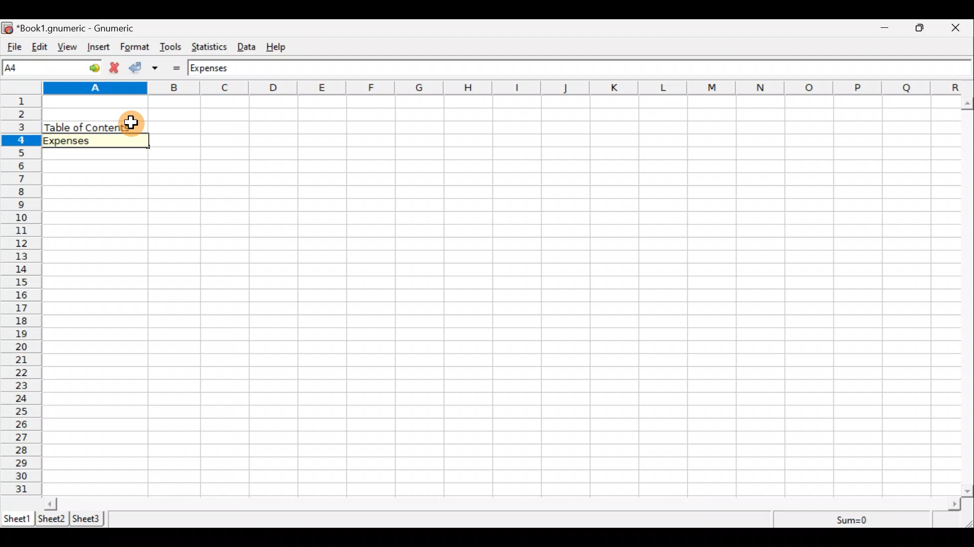 The height and width of the screenshot is (547, 974). What do you see at coordinates (493, 88) in the screenshot?
I see `alphabets row` at bounding box center [493, 88].